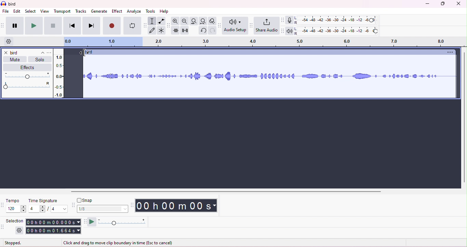 This screenshot has height=247, width=467. What do you see at coordinates (103, 209) in the screenshot?
I see `select snap` at bounding box center [103, 209].